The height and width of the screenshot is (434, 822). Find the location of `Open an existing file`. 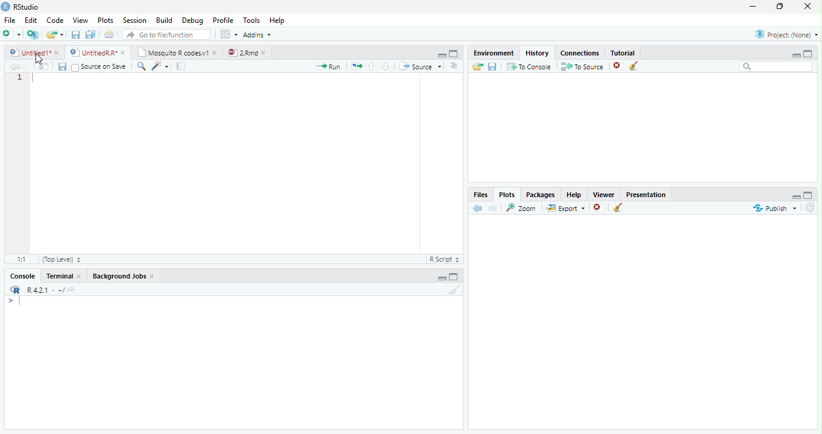

Open an existing file is located at coordinates (55, 34).